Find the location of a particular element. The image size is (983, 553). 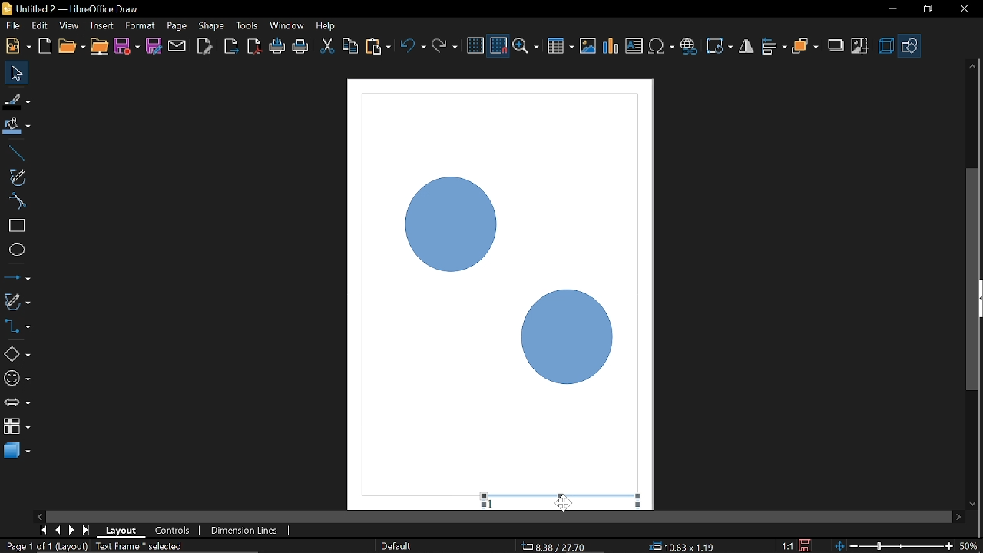

Attach is located at coordinates (178, 45).